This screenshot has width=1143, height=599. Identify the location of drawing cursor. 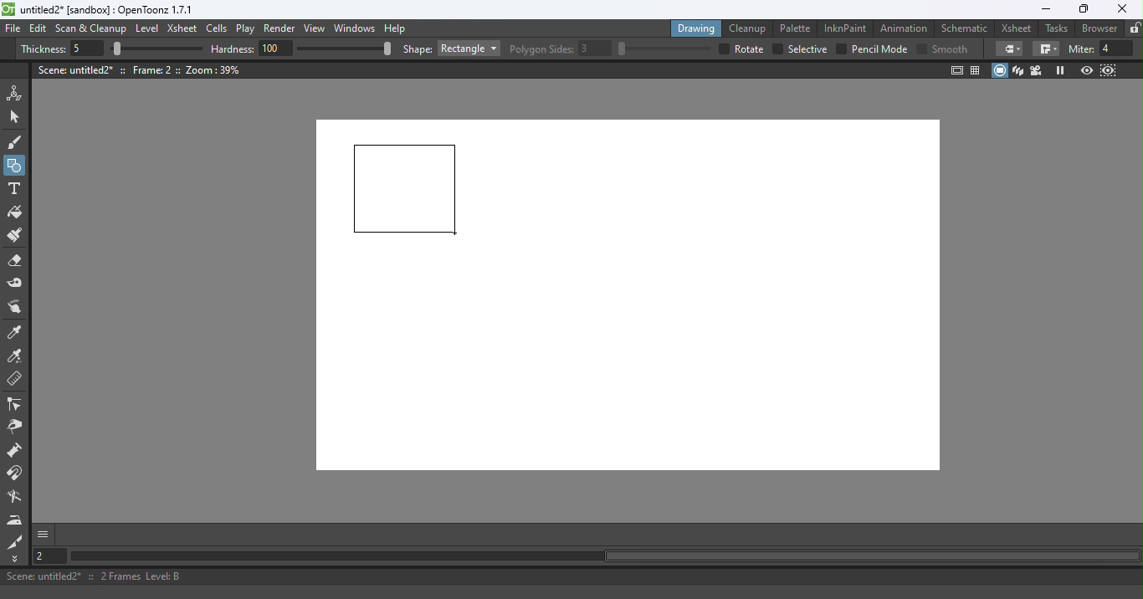
(458, 234).